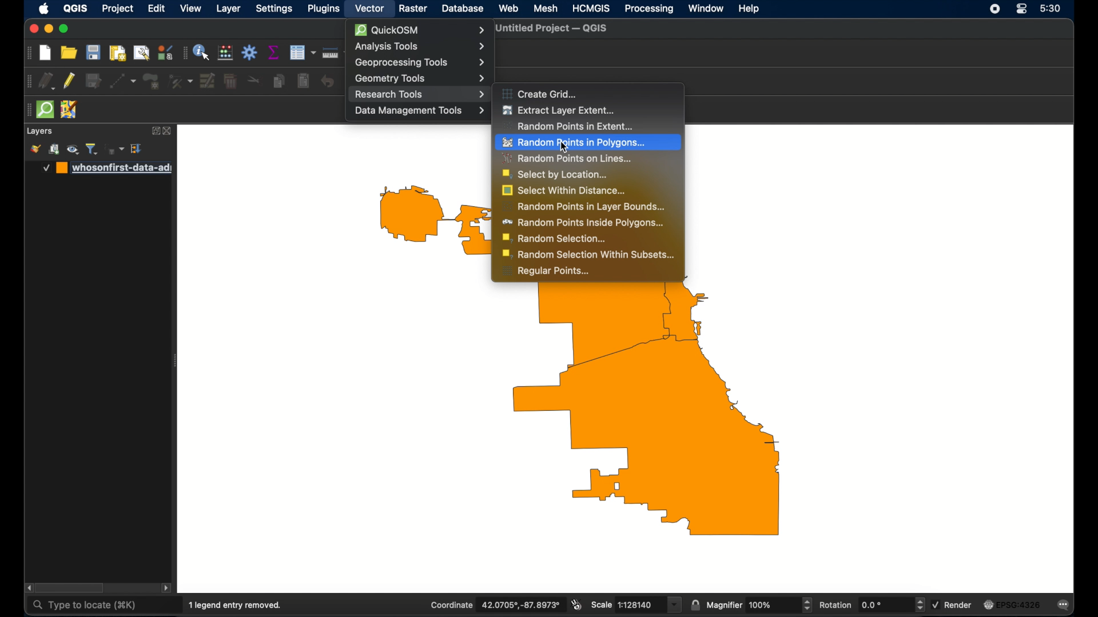 The image size is (1098, 617). I want to click on expand, so click(154, 131).